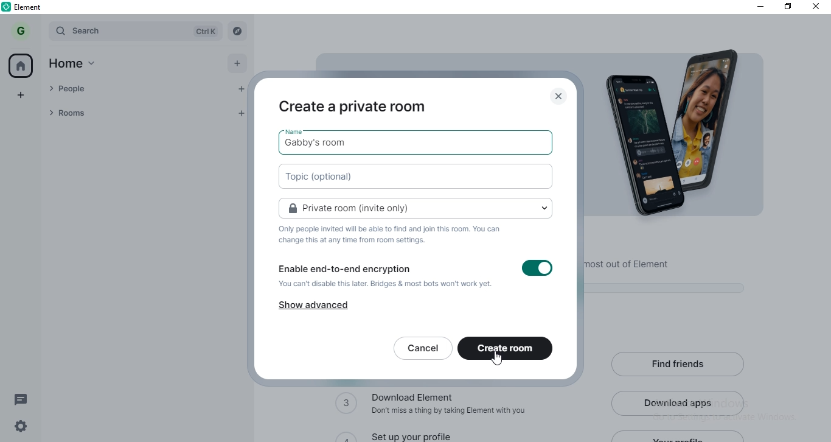 This screenshot has width=831, height=442. What do you see at coordinates (499, 360) in the screenshot?
I see `cursor` at bounding box center [499, 360].